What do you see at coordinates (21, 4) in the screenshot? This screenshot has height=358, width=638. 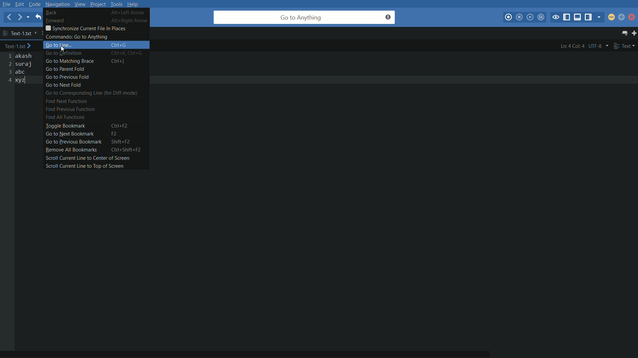 I see `edit ` at bounding box center [21, 4].